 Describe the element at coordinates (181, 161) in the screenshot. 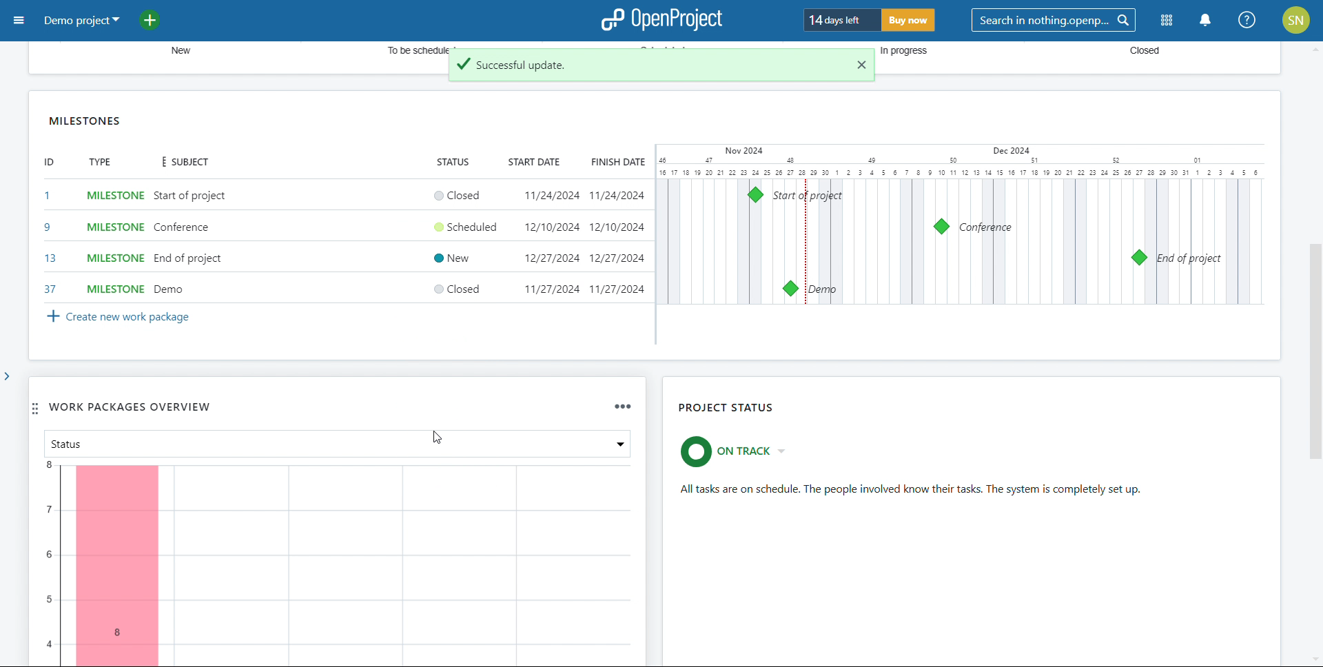

I see `subject` at that location.